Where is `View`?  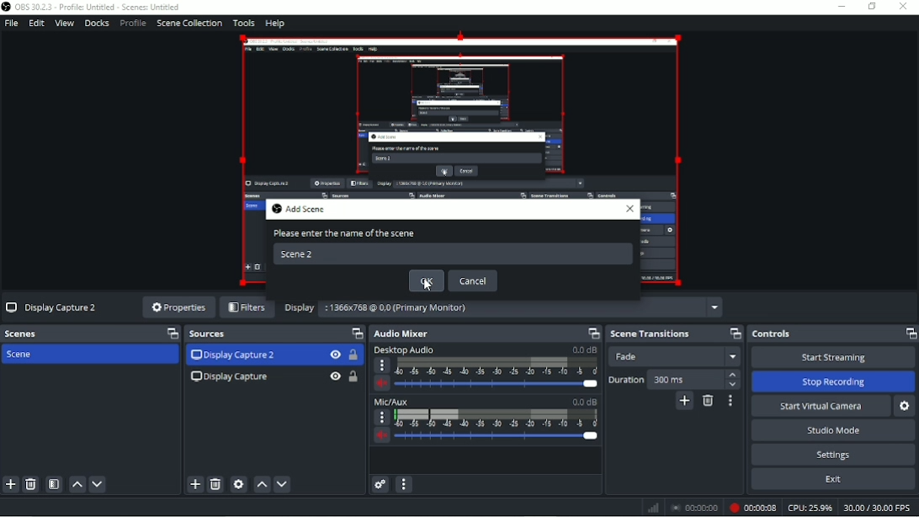
View is located at coordinates (64, 24).